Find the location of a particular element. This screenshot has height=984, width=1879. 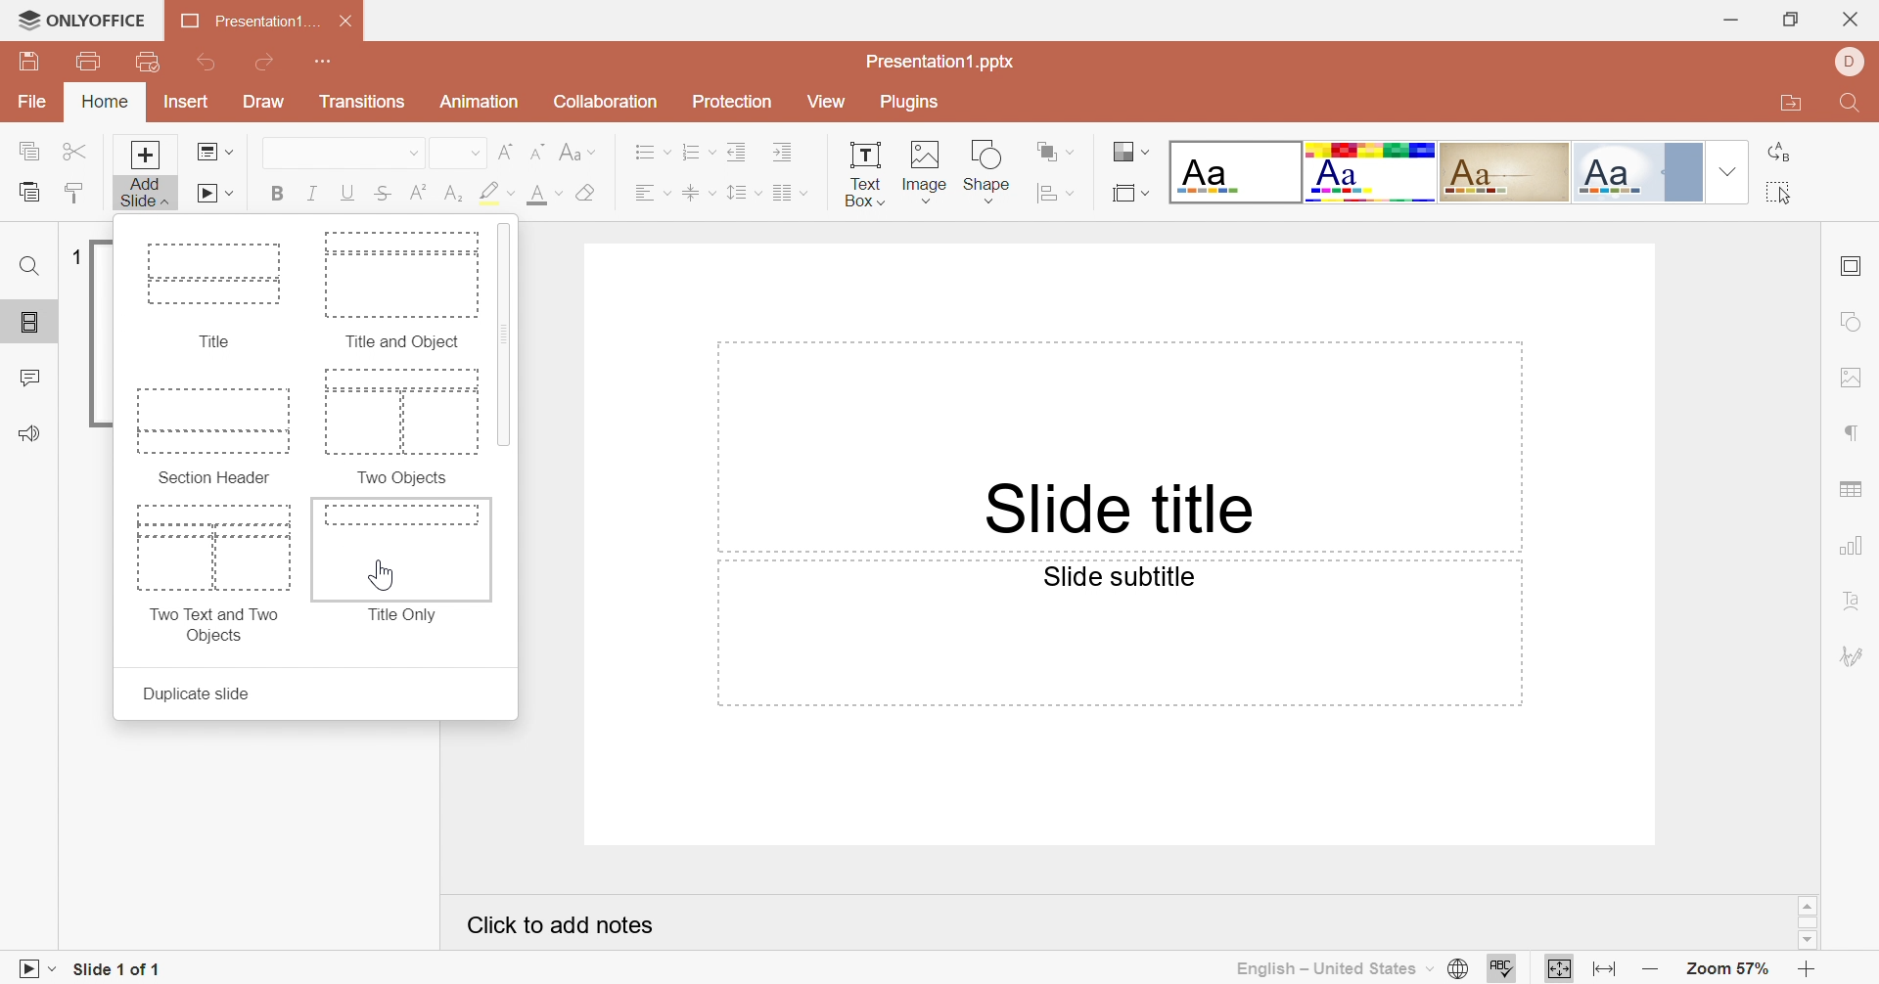

scroll bar is located at coordinates (1805, 923).